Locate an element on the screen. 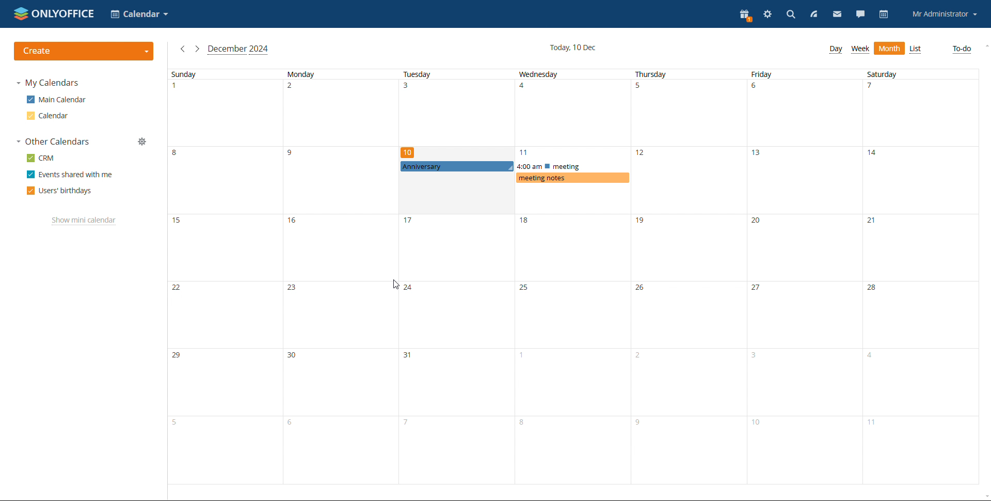 The image size is (991, 501). tuesday is located at coordinates (458, 278).